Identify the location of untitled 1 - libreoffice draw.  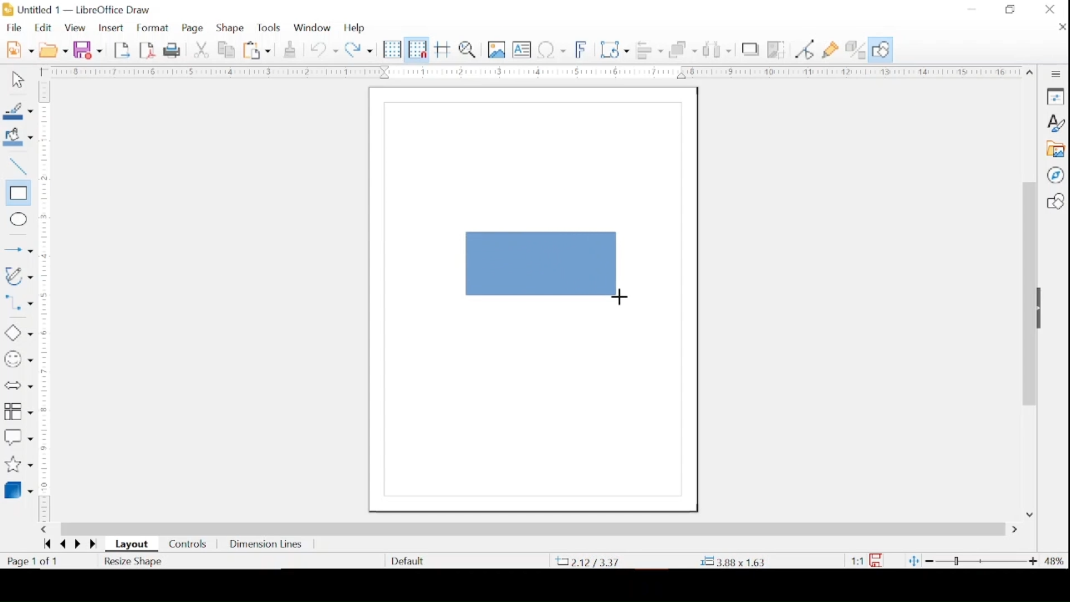
(79, 11).